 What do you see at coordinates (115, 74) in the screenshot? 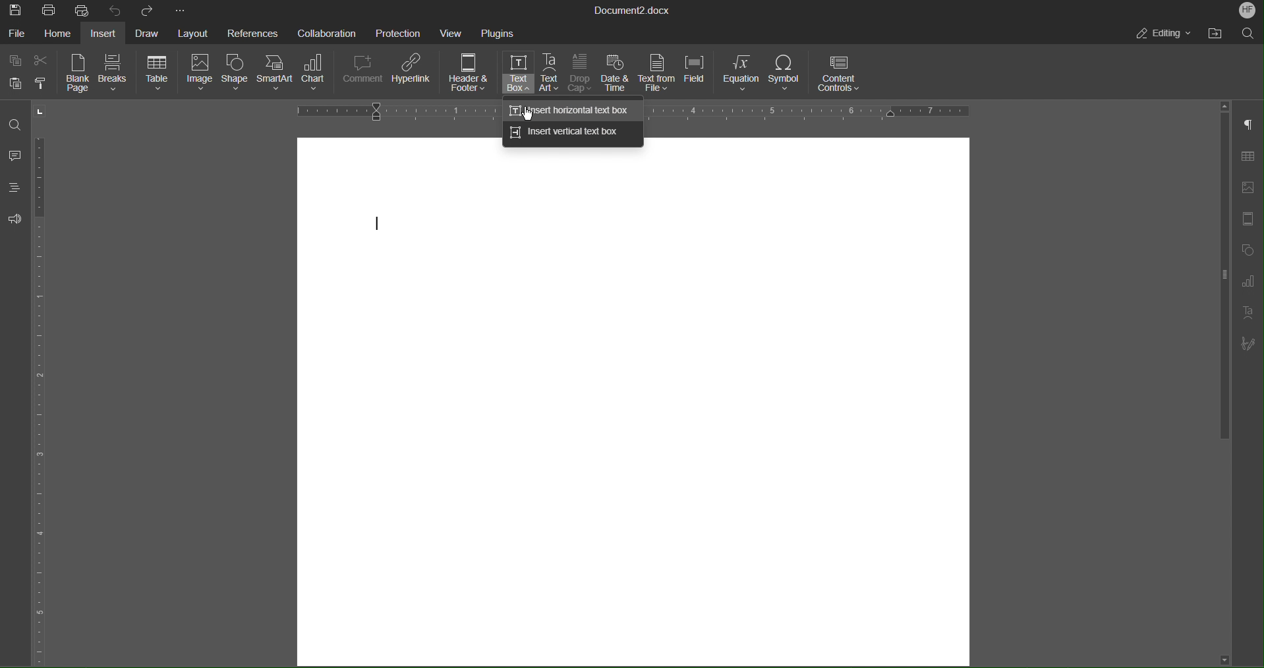
I see `Breaks` at bounding box center [115, 74].